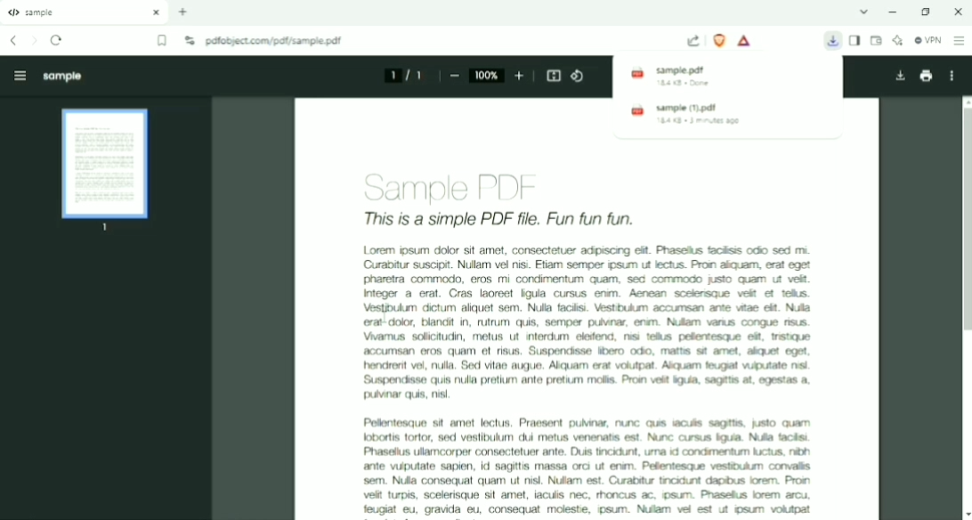 This screenshot has height=520, width=972. What do you see at coordinates (693, 41) in the screenshot?
I see `Share this page` at bounding box center [693, 41].